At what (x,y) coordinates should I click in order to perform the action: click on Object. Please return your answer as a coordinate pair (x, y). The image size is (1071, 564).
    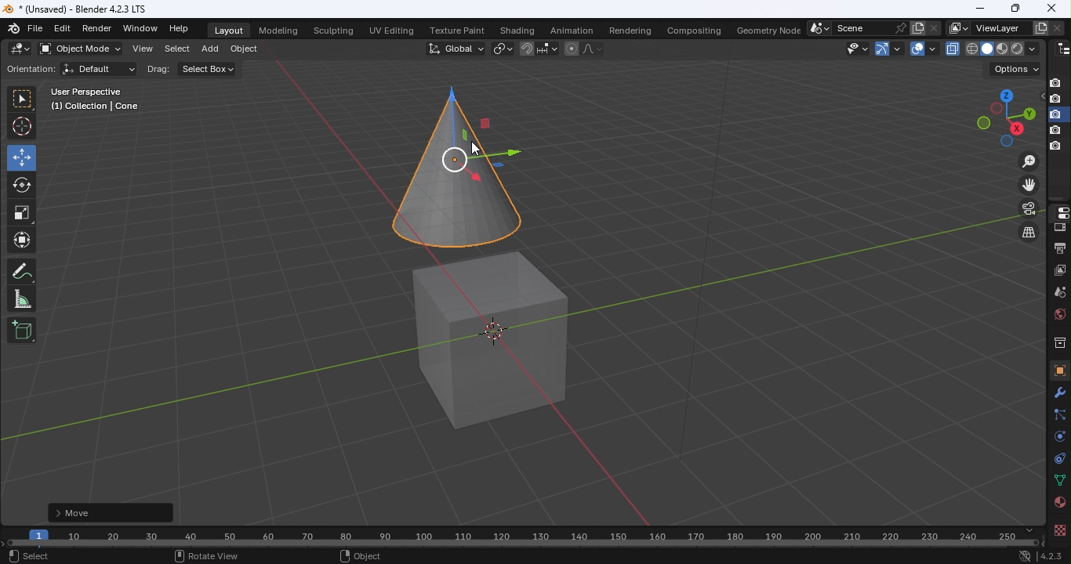
    Looking at the image, I should click on (1058, 370).